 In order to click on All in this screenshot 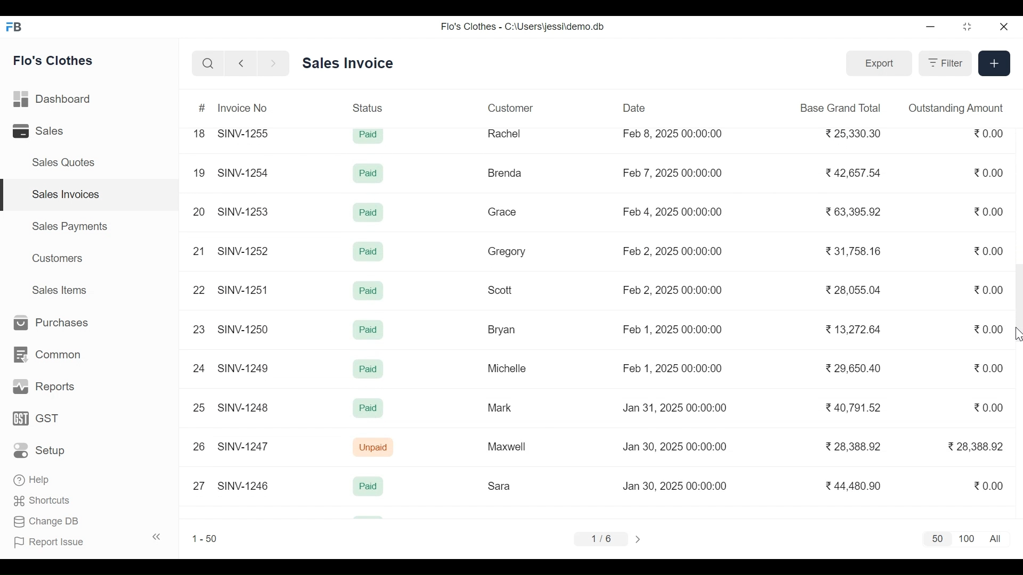, I will do `click(997, 539)`.